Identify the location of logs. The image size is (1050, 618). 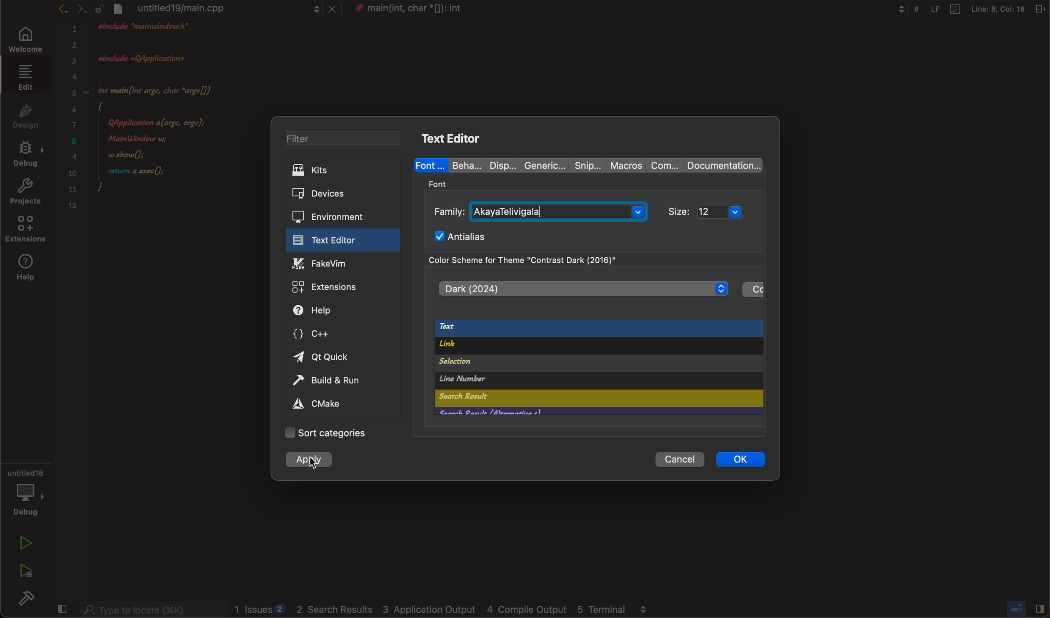
(445, 609).